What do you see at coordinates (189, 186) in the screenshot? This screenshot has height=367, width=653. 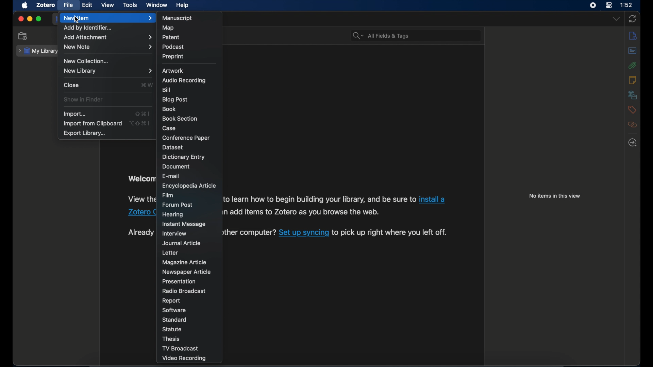 I see `encyclopedia article` at bounding box center [189, 186].